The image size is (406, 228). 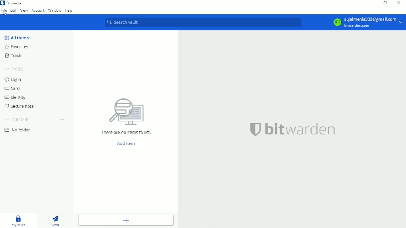 I want to click on Search vault, so click(x=202, y=22).